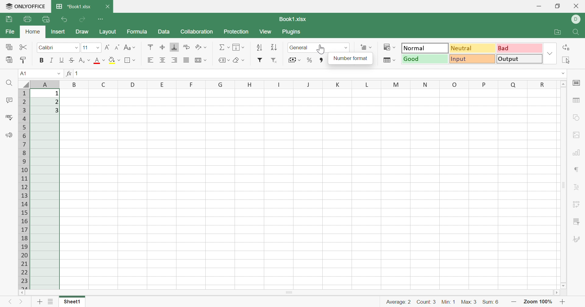  What do you see at coordinates (58, 47) in the screenshot?
I see `Font` at bounding box center [58, 47].